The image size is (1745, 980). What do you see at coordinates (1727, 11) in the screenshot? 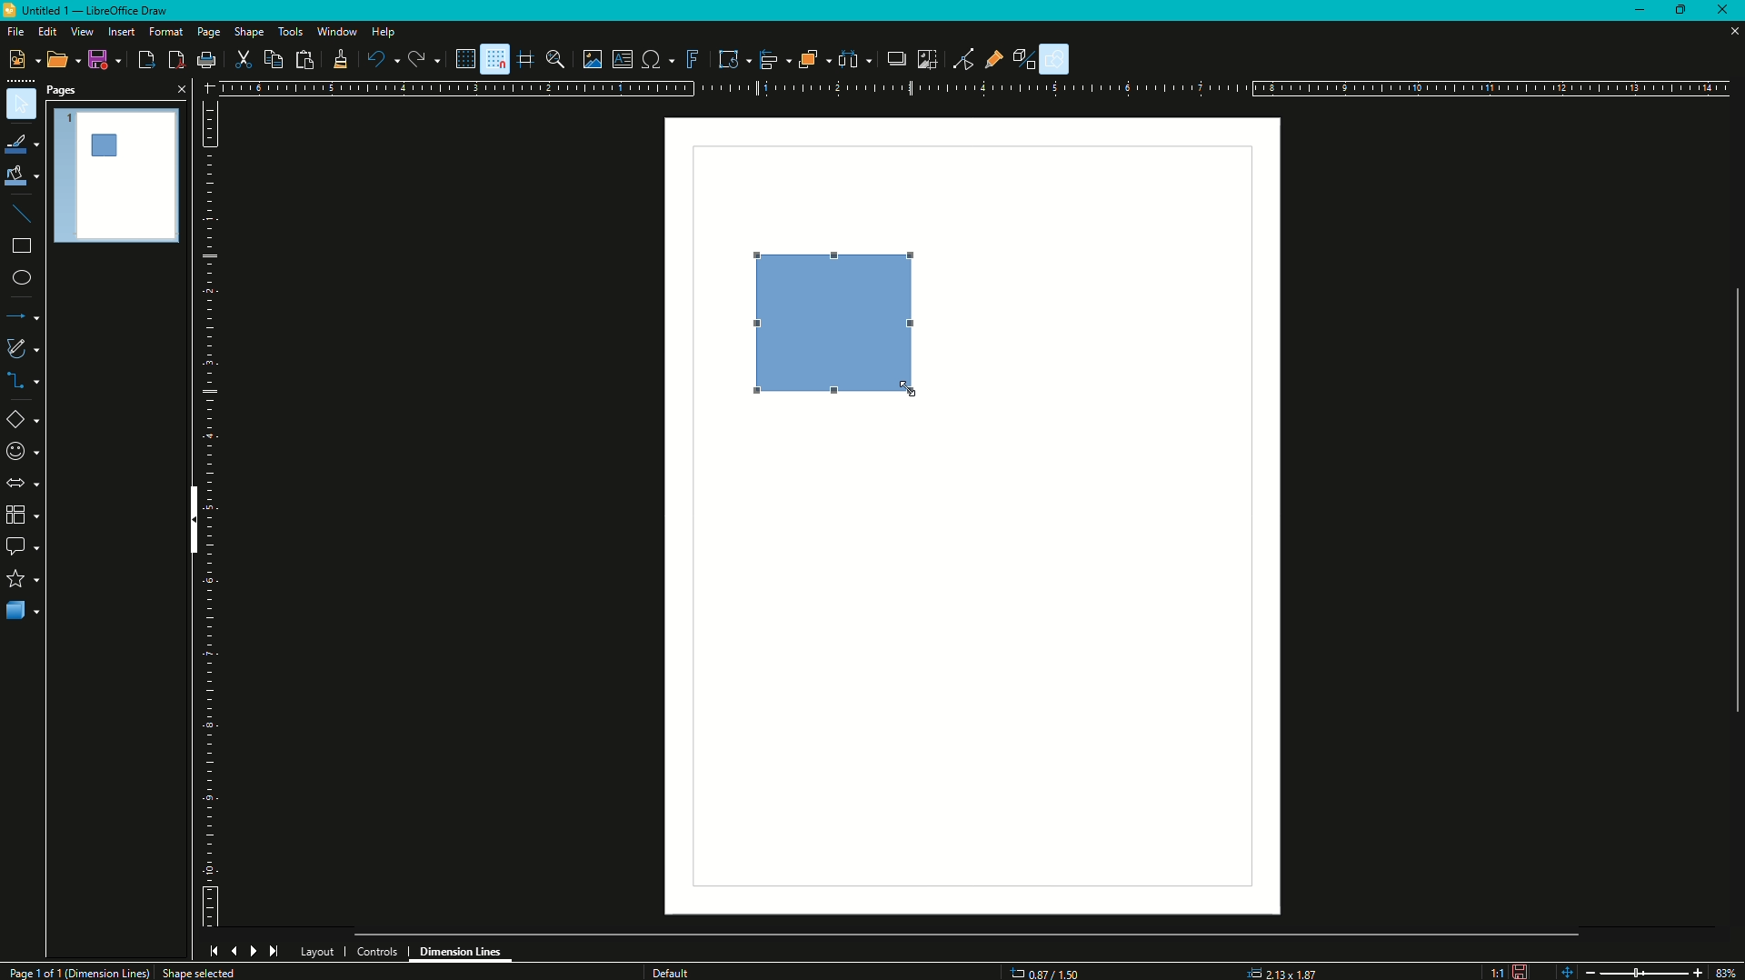
I see `Close` at bounding box center [1727, 11].